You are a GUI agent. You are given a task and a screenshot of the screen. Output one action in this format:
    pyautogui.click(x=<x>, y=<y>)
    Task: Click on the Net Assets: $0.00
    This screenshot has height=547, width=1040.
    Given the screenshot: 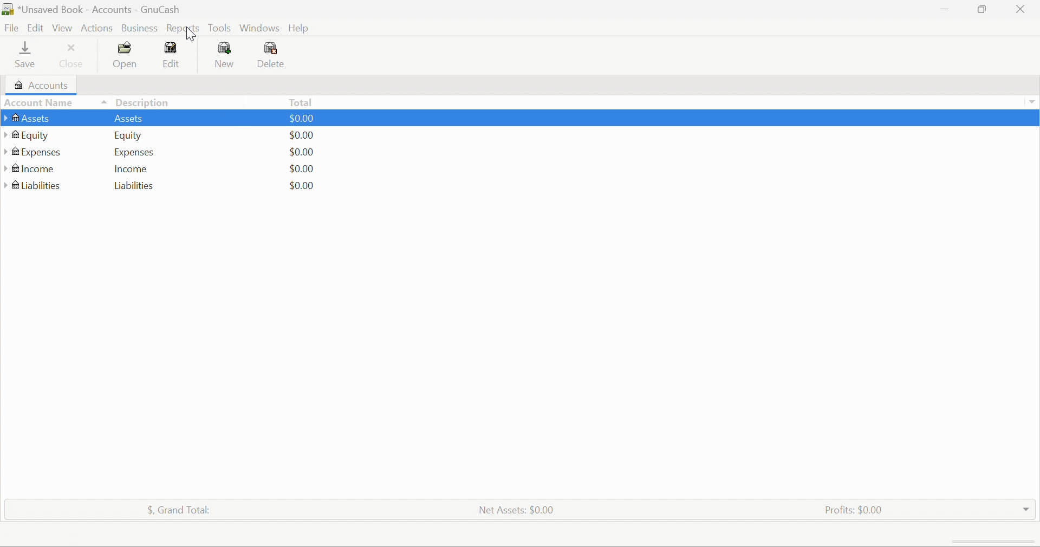 What is the action you would take?
    pyautogui.click(x=513, y=510)
    